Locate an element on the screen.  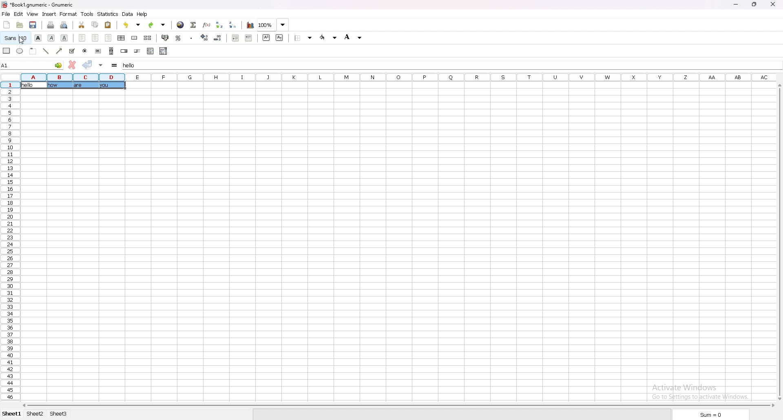
you is located at coordinates (105, 87).